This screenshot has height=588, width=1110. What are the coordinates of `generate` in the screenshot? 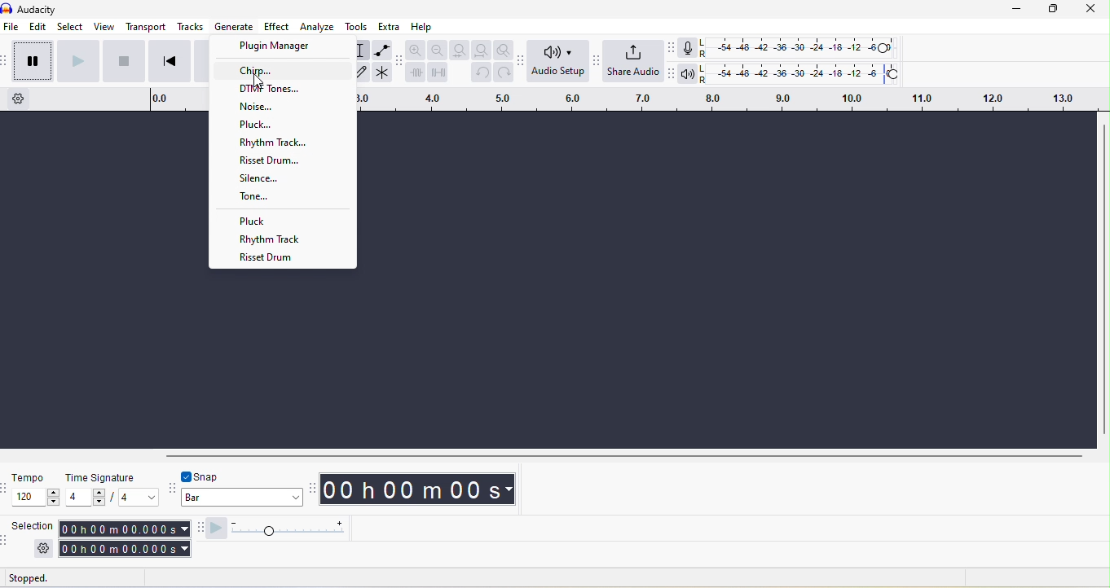 It's located at (233, 28).